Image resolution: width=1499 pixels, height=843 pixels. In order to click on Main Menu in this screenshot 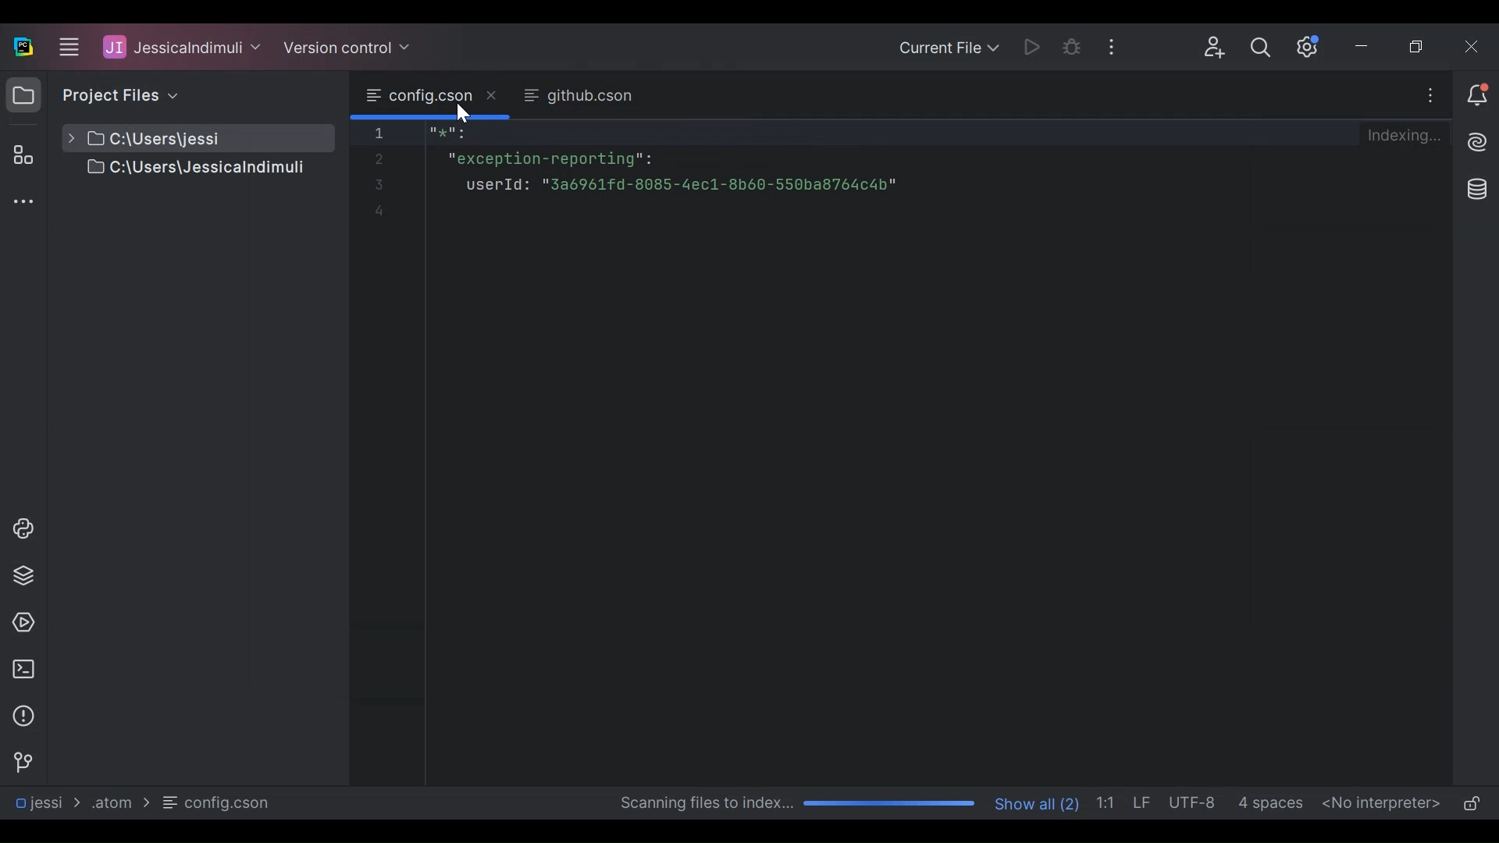, I will do `click(67, 44)`.